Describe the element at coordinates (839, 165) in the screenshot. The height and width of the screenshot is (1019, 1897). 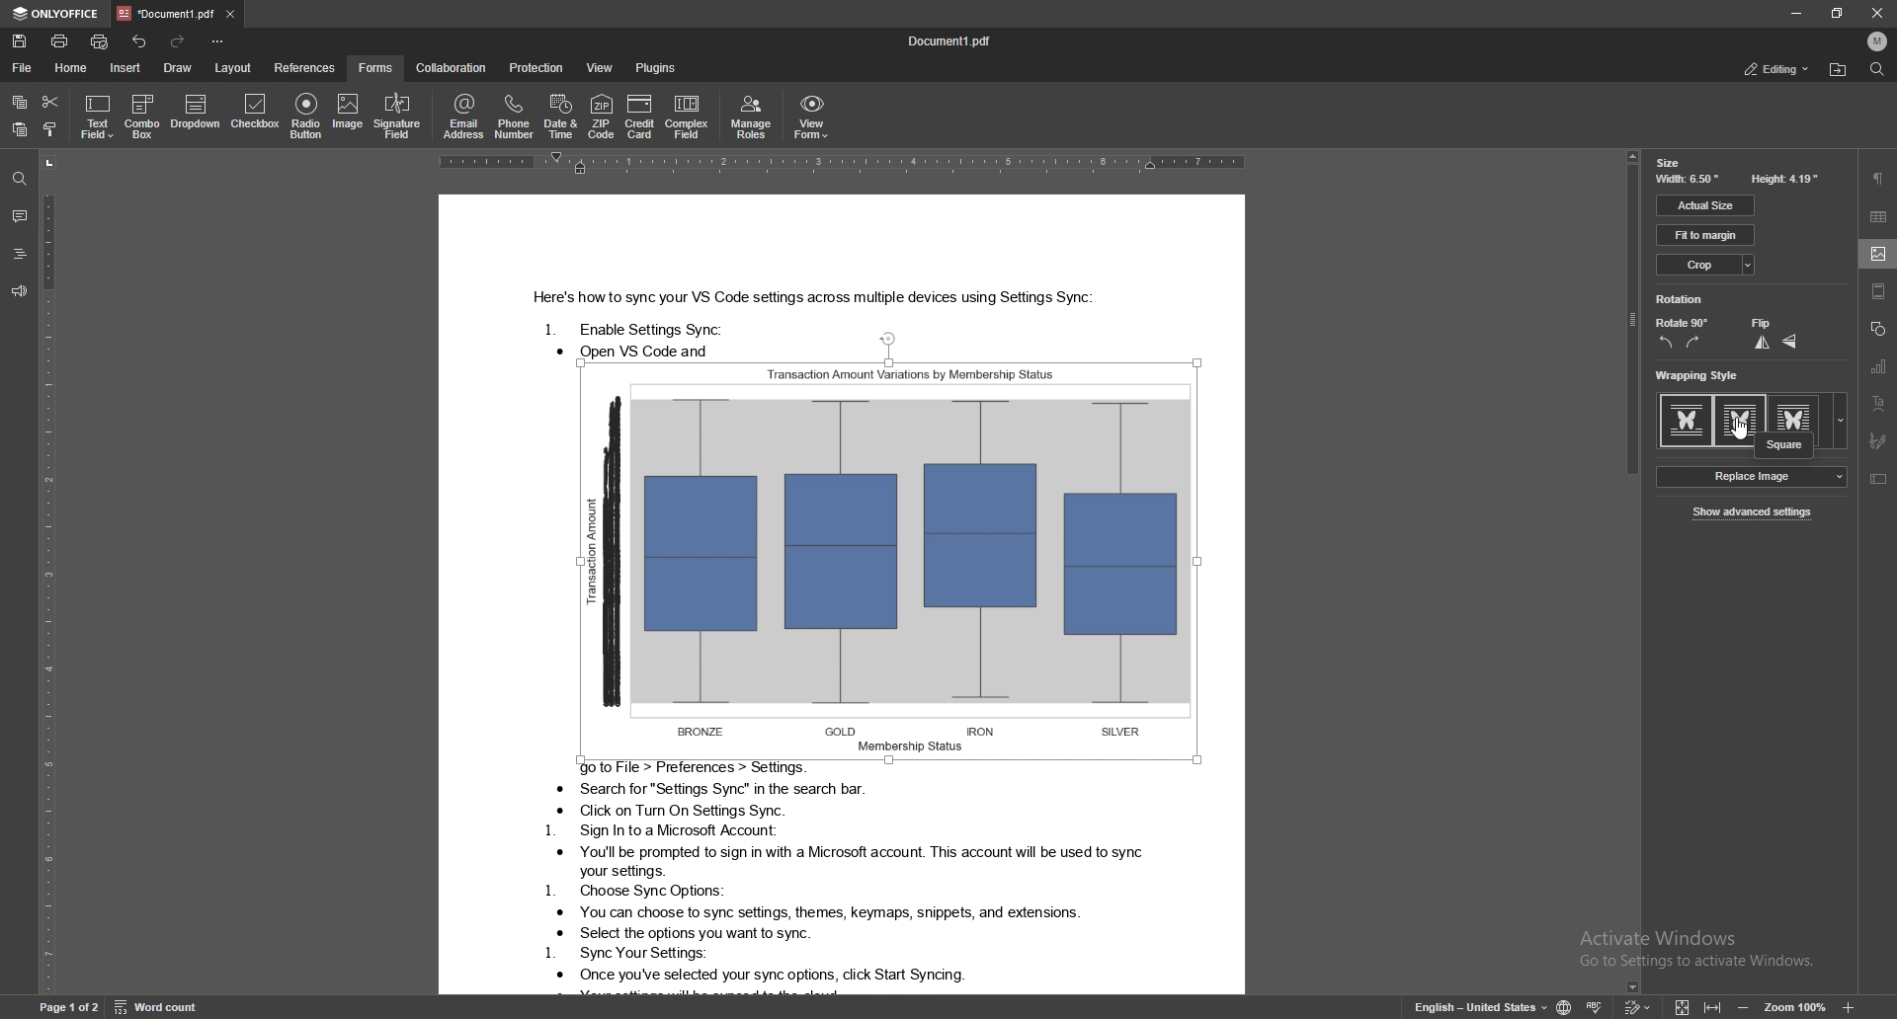
I see `horizontal scale` at that location.